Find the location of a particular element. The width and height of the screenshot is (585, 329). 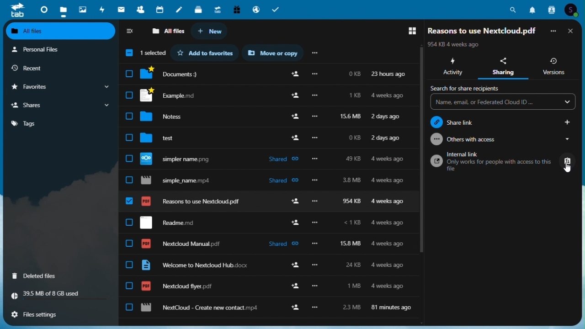

shared is located at coordinates (282, 180).